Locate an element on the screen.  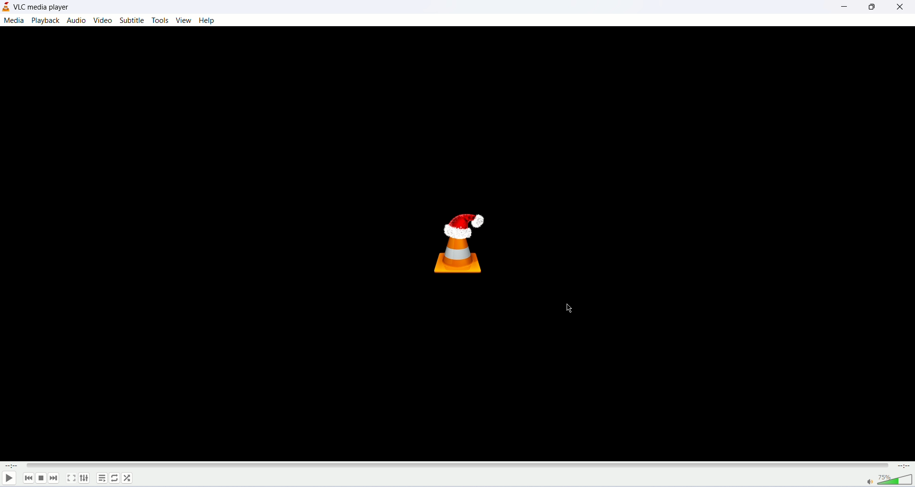
audio is located at coordinates (76, 20).